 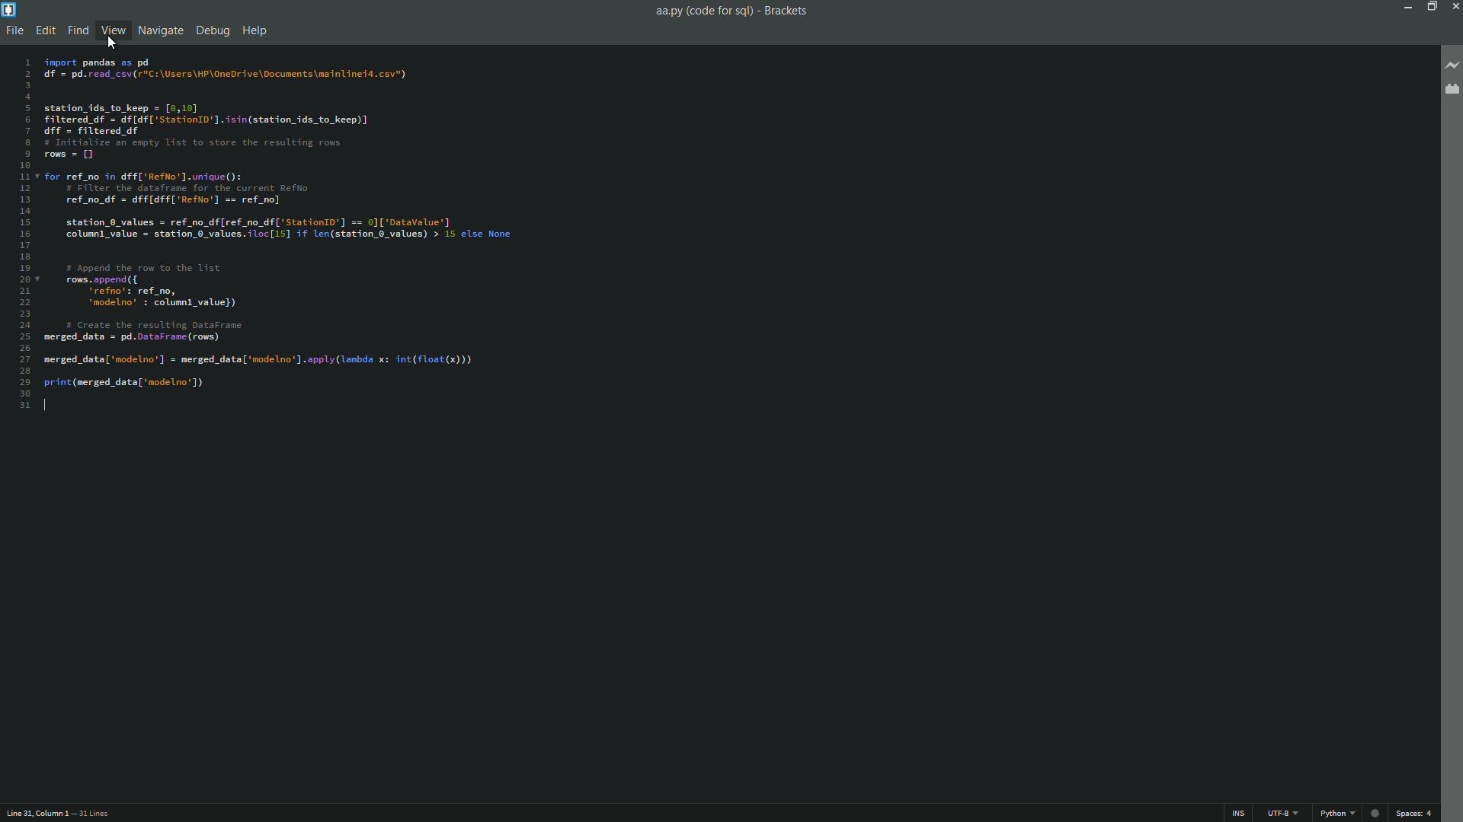 What do you see at coordinates (110, 43) in the screenshot?
I see `cursor` at bounding box center [110, 43].